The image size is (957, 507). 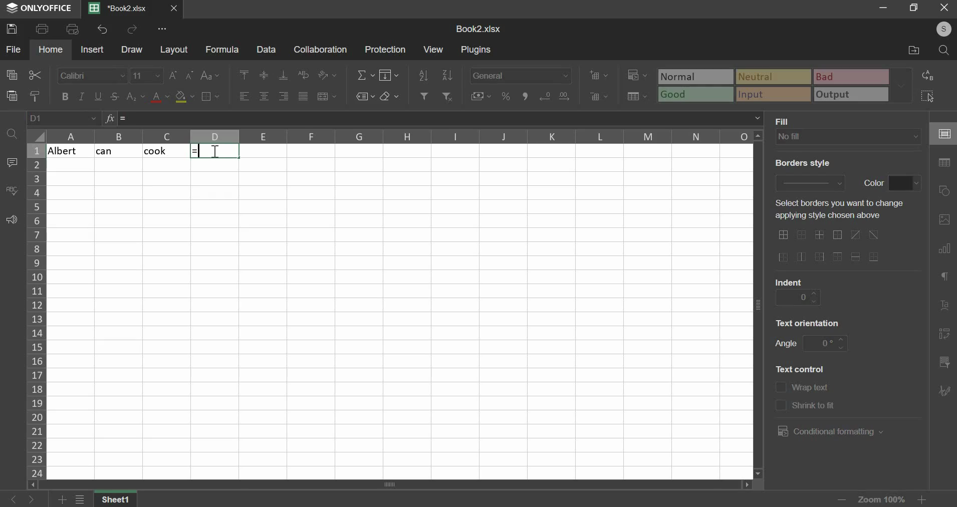 What do you see at coordinates (387, 49) in the screenshot?
I see `protection` at bounding box center [387, 49].